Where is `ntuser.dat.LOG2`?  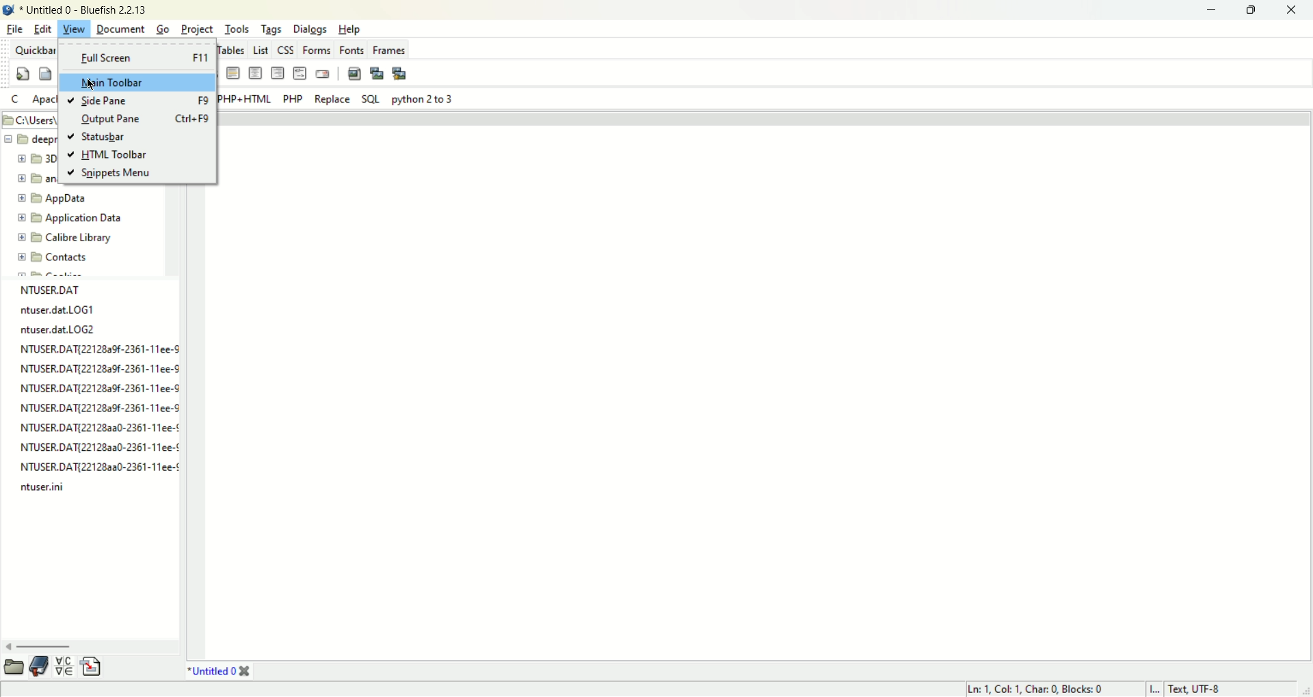 ntuser.dat.LOG2 is located at coordinates (59, 329).